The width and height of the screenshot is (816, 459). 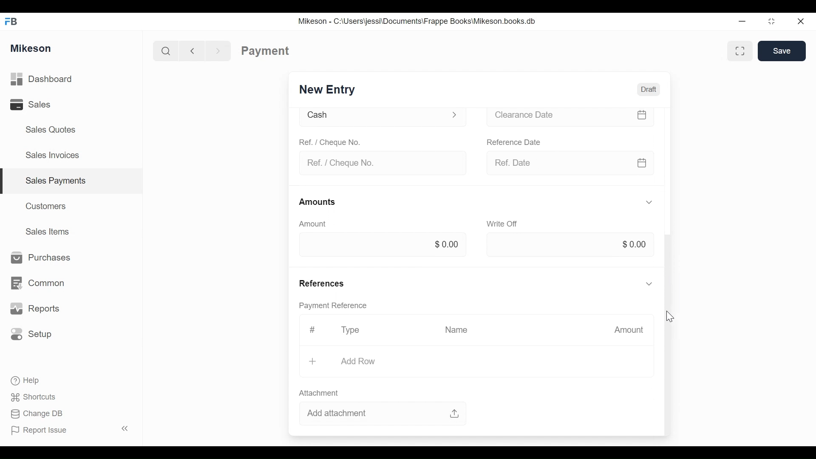 What do you see at coordinates (37, 309) in the screenshot?
I see `Reports` at bounding box center [37, 309].